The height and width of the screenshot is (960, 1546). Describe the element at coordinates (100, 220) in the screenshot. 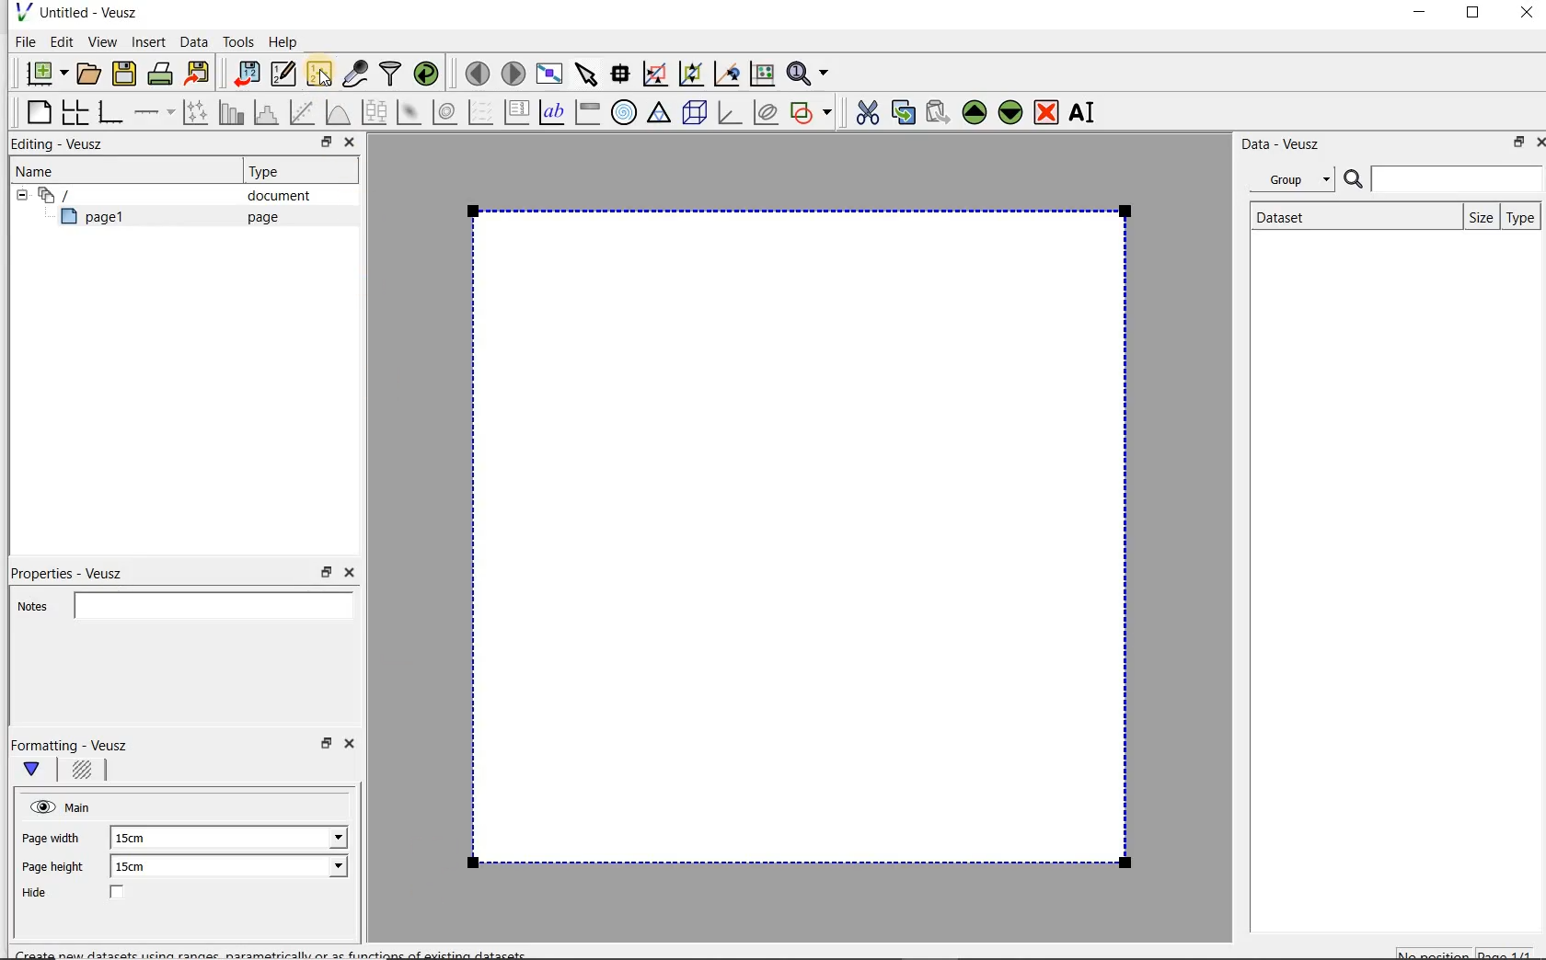

I see `page1` at that location.